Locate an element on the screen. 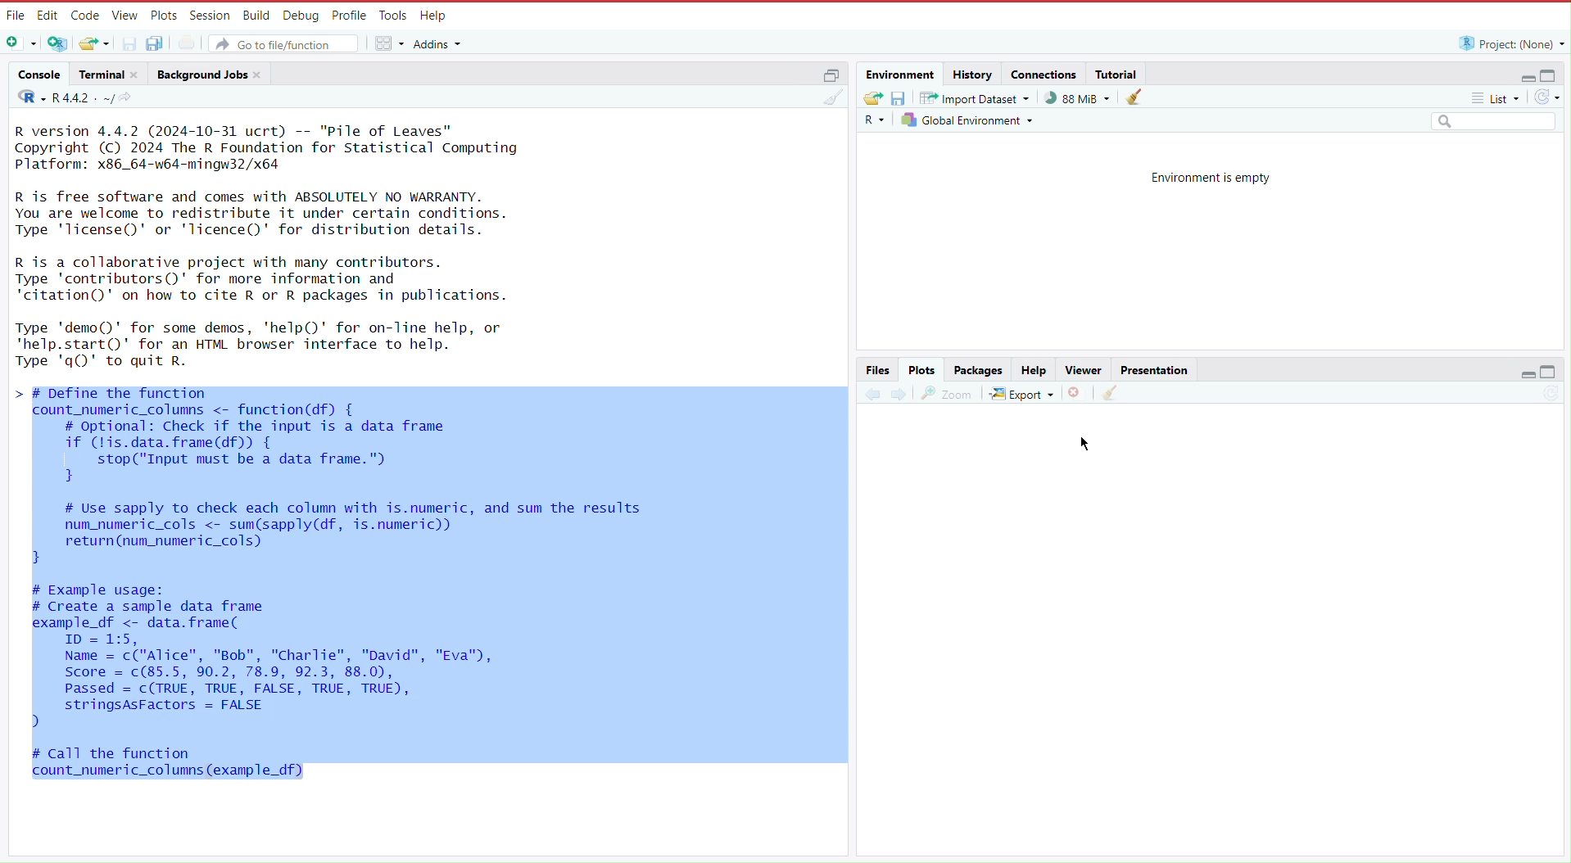 The width and height of the screenshot is (1571, 863). New File is located at coordinates (23, 44).